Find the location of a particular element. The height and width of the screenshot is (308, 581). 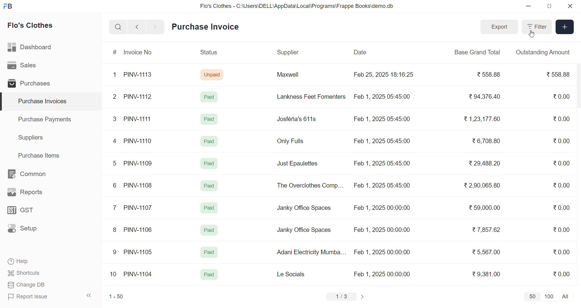

PINV-1112 is located at coordinates (138, 97).